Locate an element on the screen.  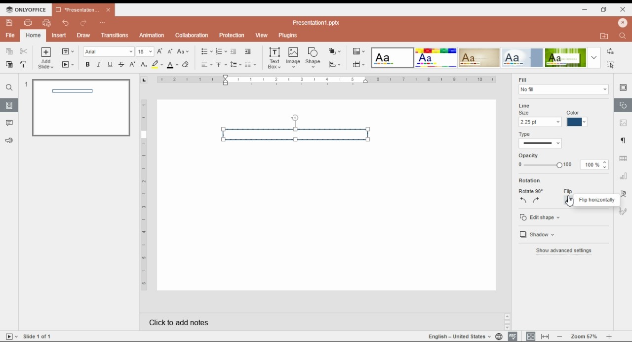
Ruler is located at coordinates (144, 195).